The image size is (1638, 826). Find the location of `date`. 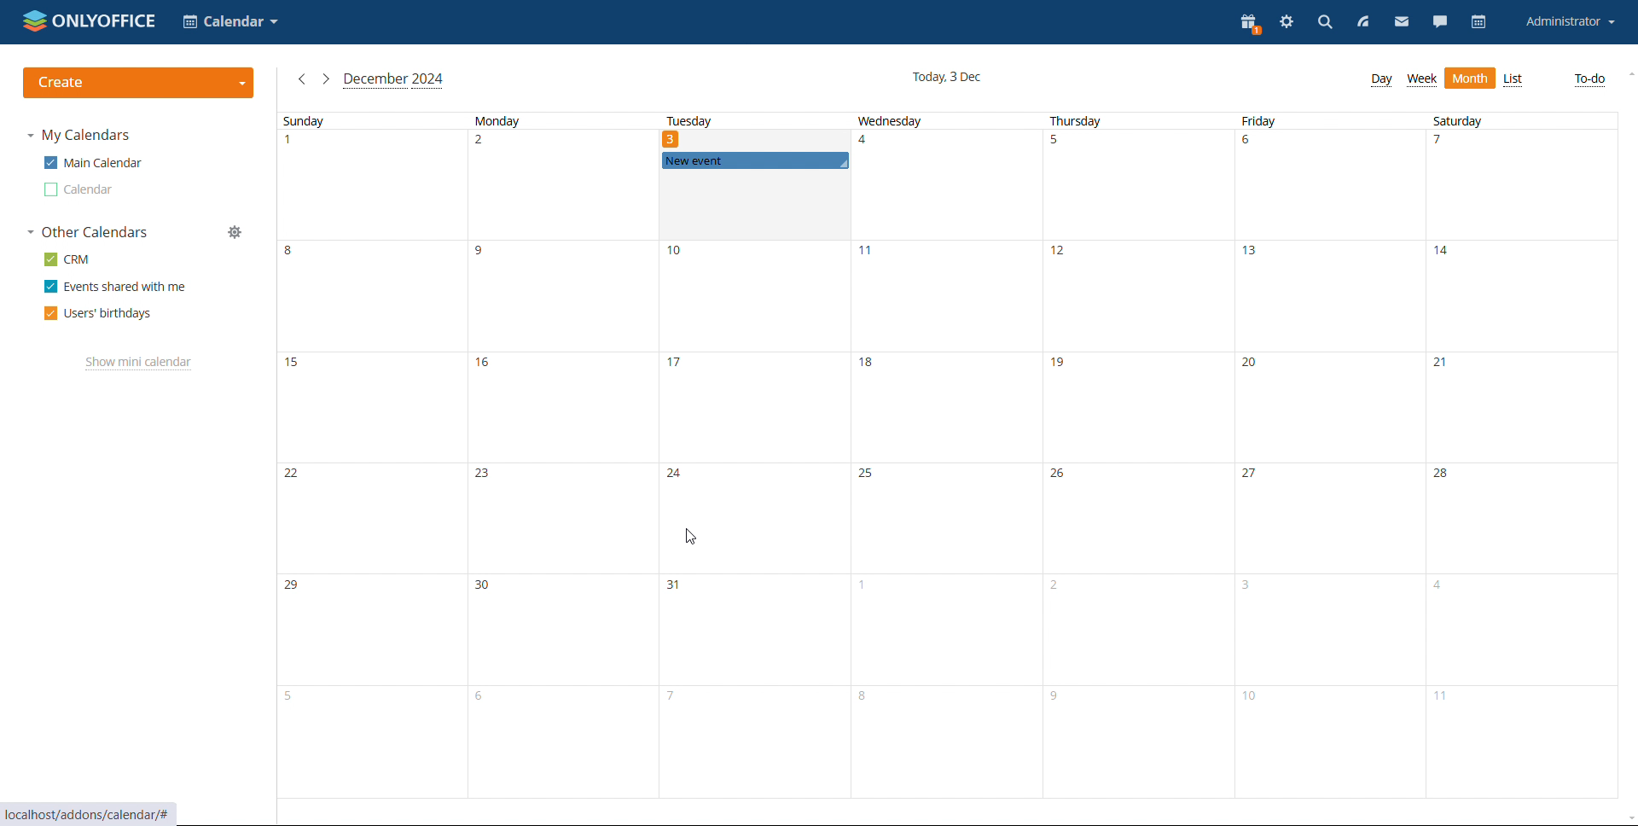

date is located at coordinates (1337, 630).